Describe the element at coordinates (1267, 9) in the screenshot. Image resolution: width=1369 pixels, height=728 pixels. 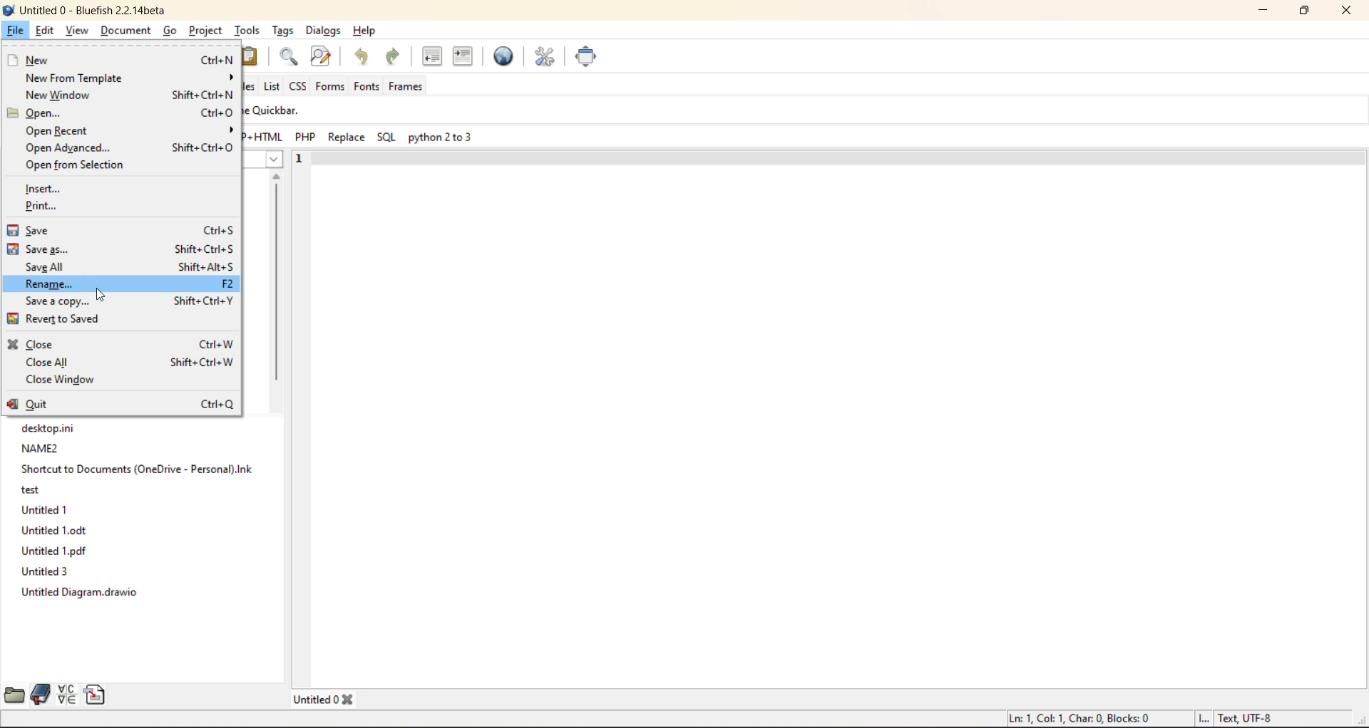
I see `minimize` at that location.